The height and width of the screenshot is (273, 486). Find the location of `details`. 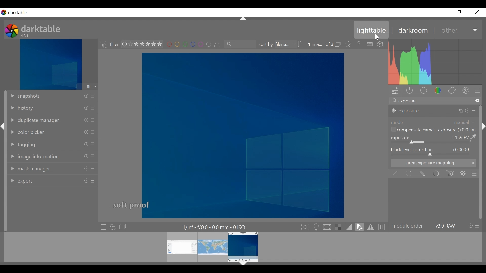

details is located at coordinates (215, 226).